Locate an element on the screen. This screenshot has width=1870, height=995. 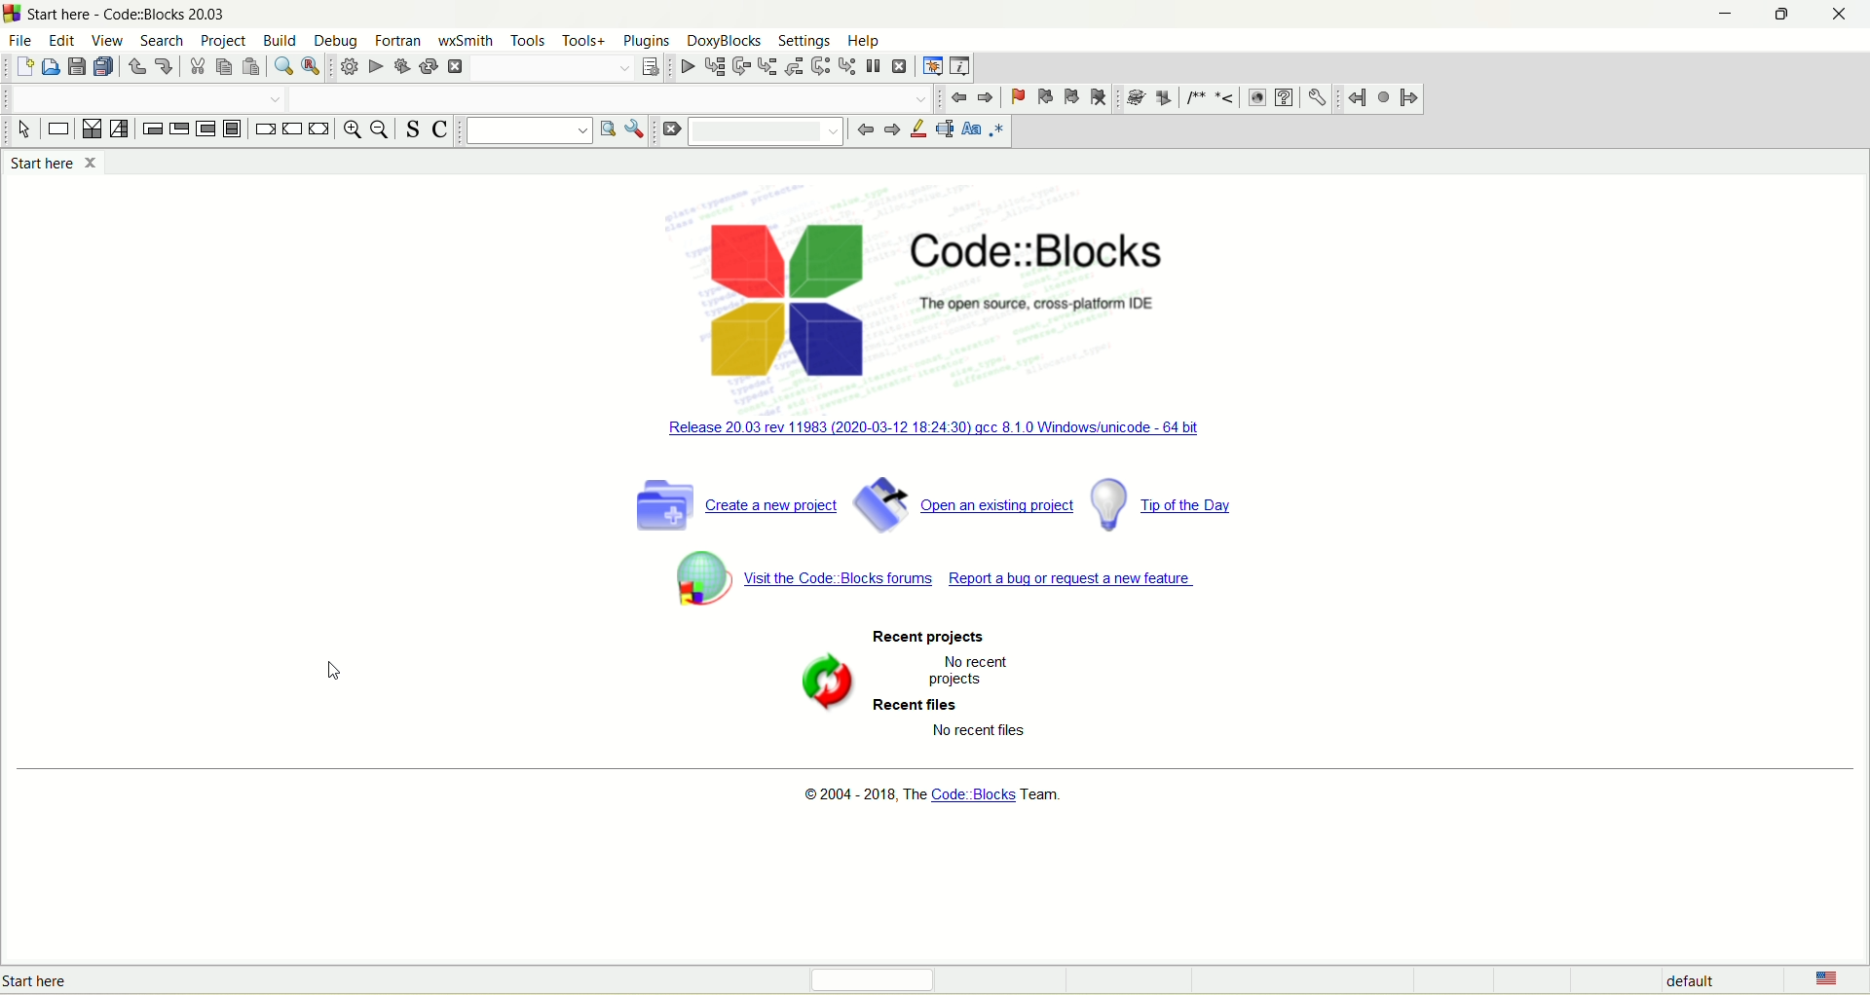
selected text is located at coordinates (944, 128).